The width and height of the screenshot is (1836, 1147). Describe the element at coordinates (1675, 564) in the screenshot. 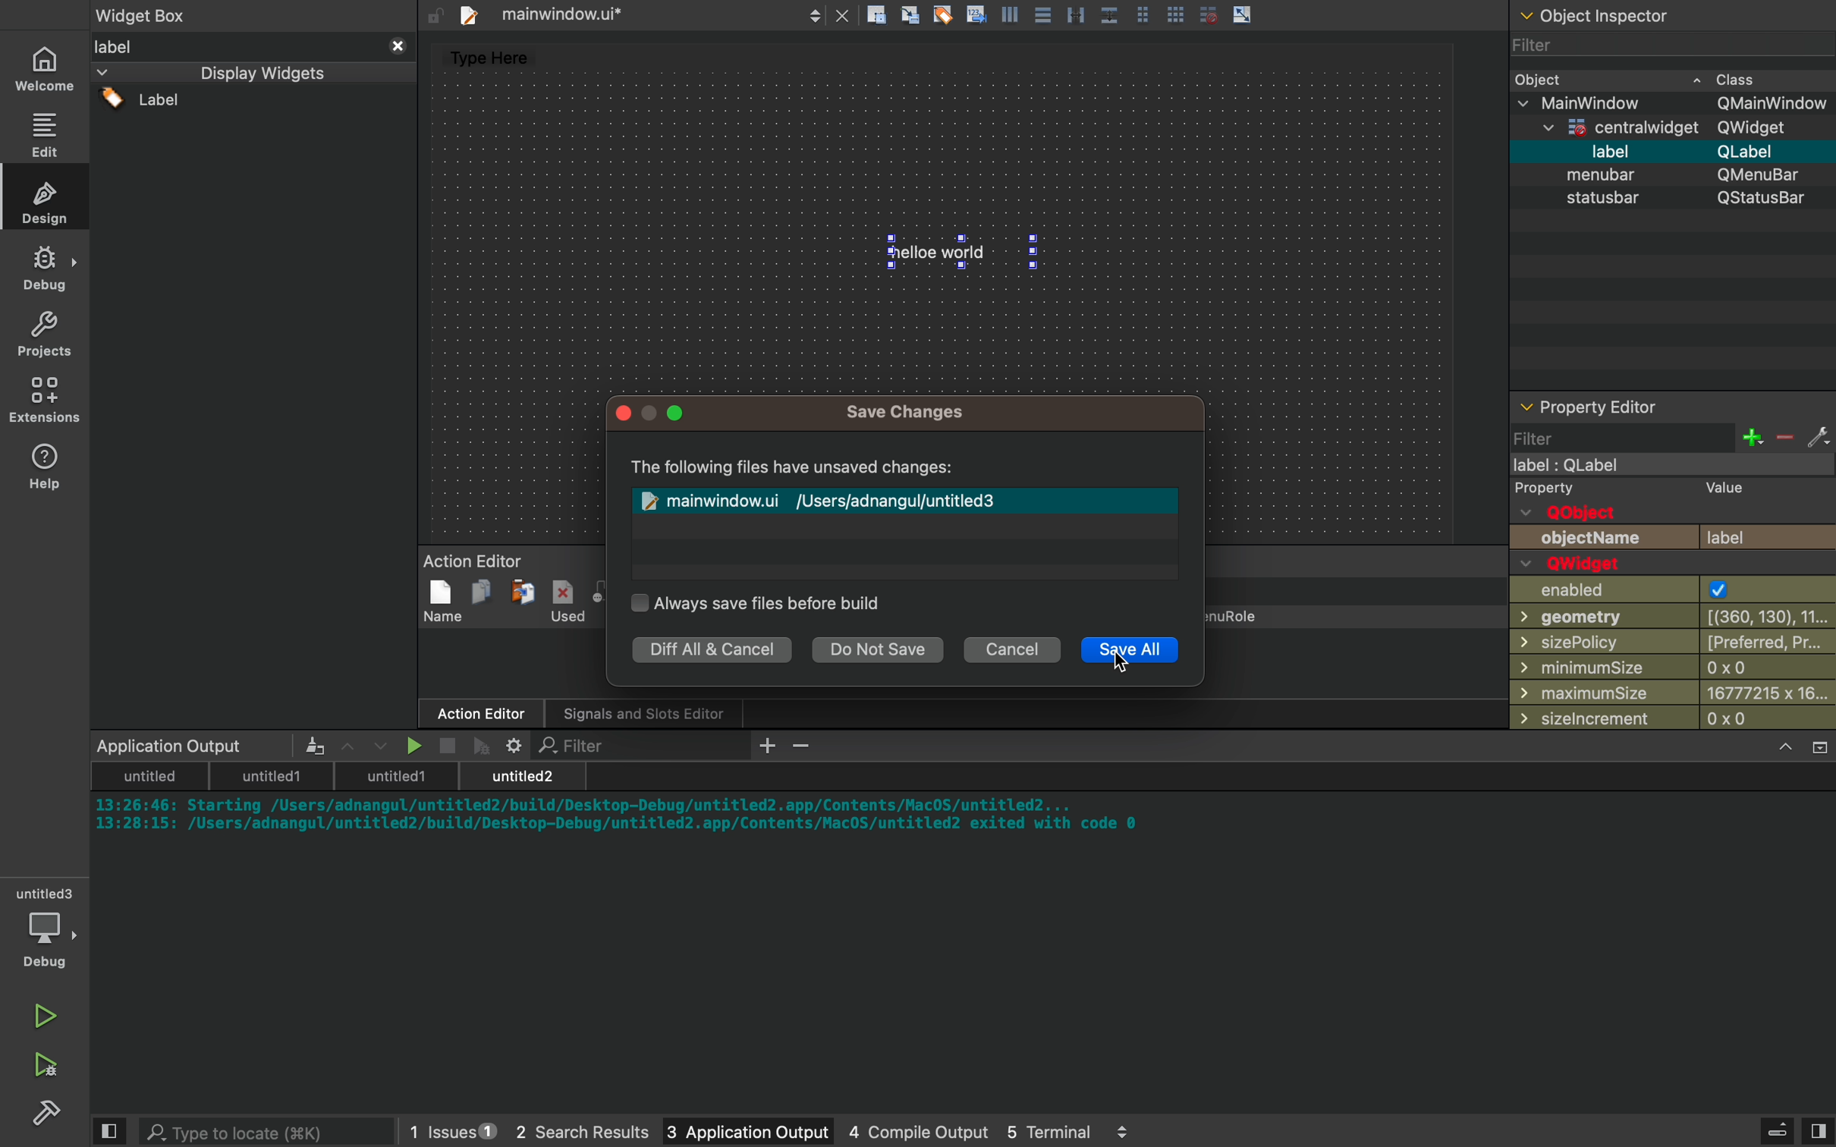

I see `properties of widget` at that location.